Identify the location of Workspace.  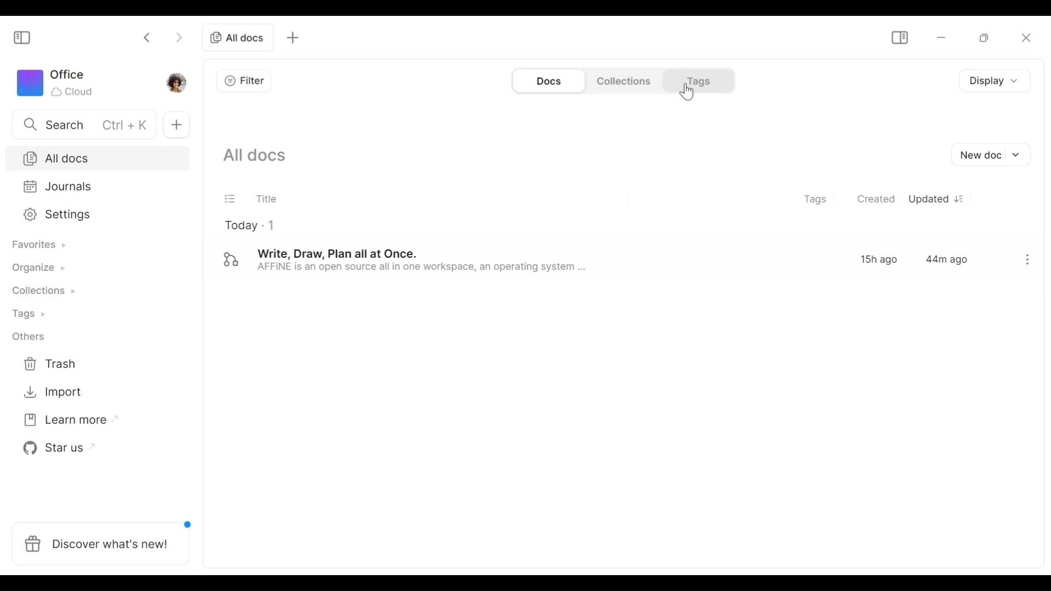
(63, 82).